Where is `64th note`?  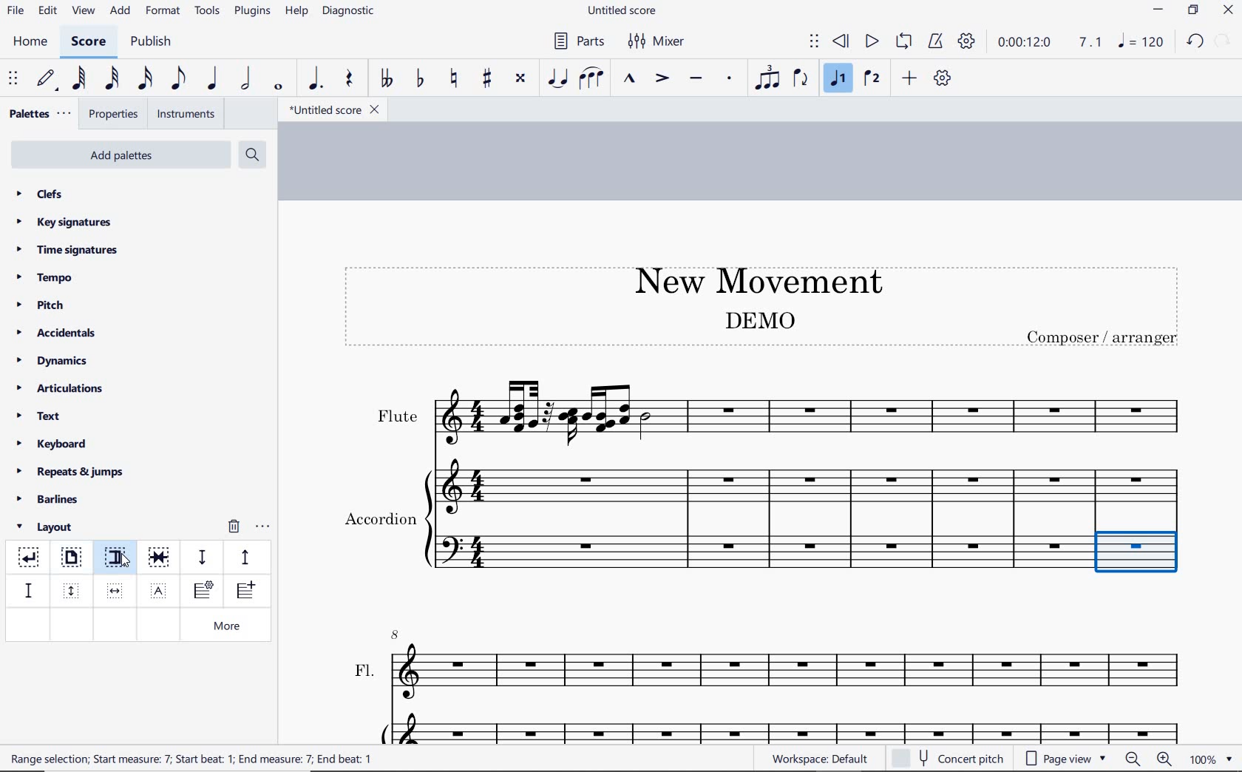
64th note is located at coordinates (81, 78).